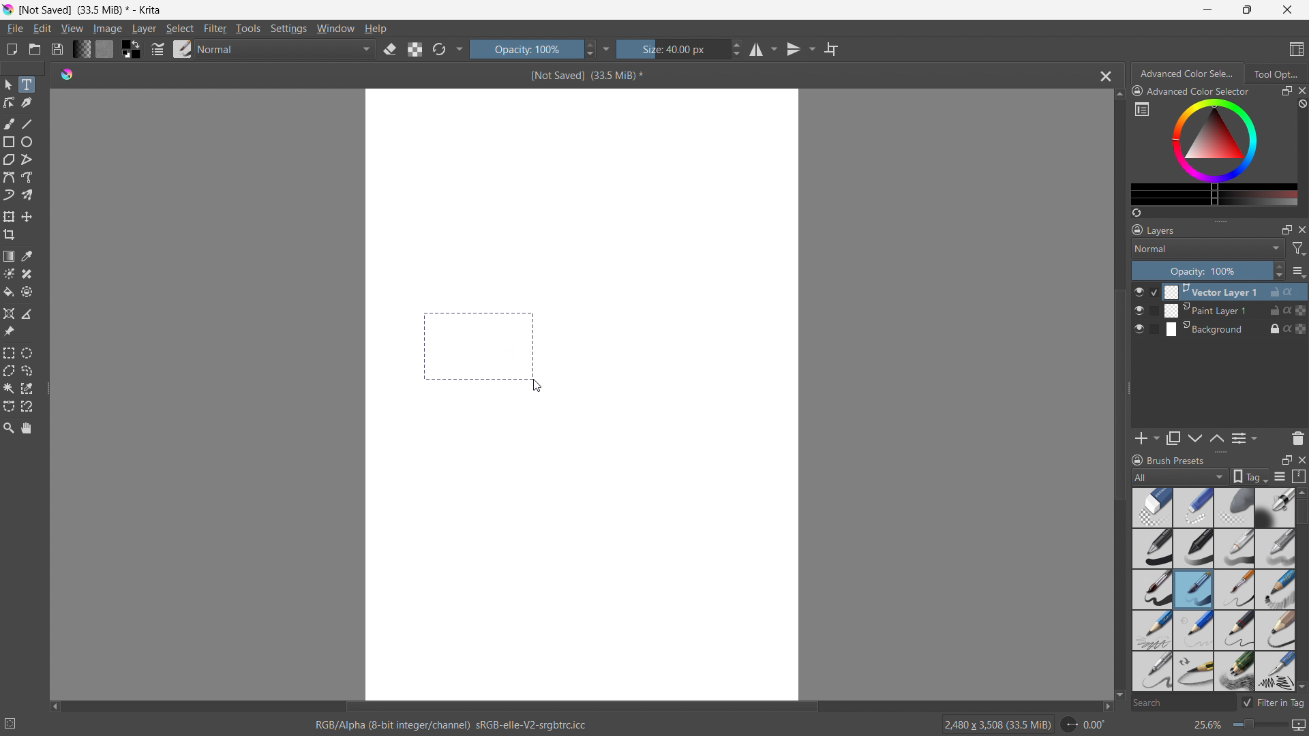  Describe the element at coordinates (1274, 671) in the screenshot. I see `pencil` at that location.